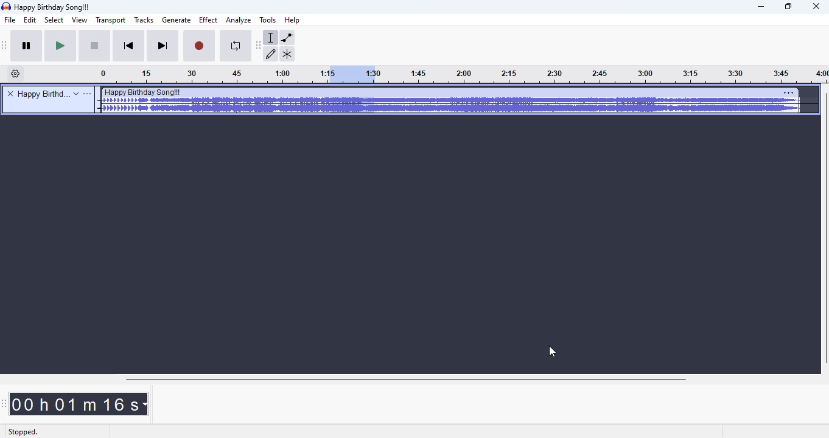 This screenshot has height=438, width=829. I want to click on multi-tool, so click(287, 54).